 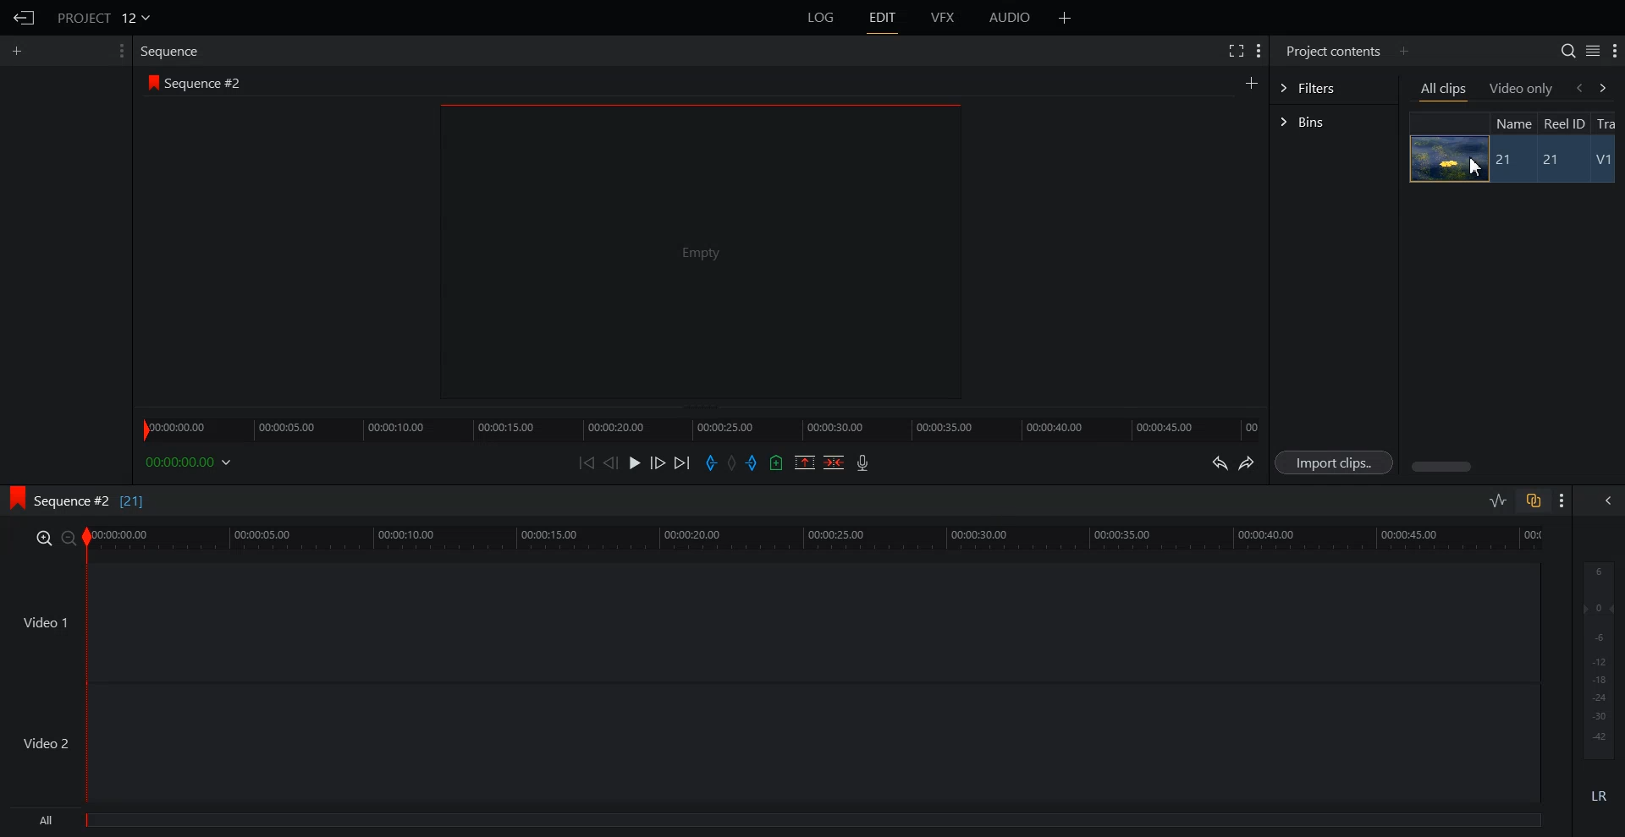 I want to click on video time, so click(x=818, y=536).